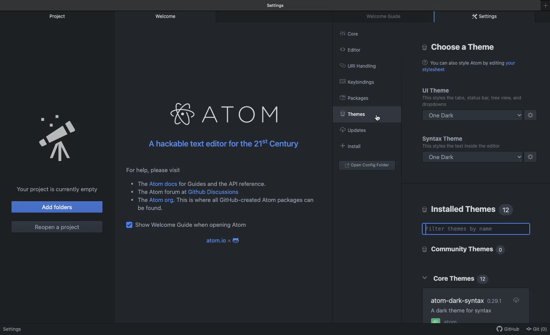  Describe the element at coordinates (486, 17) in the screenshot. I see `Settings` at that location.